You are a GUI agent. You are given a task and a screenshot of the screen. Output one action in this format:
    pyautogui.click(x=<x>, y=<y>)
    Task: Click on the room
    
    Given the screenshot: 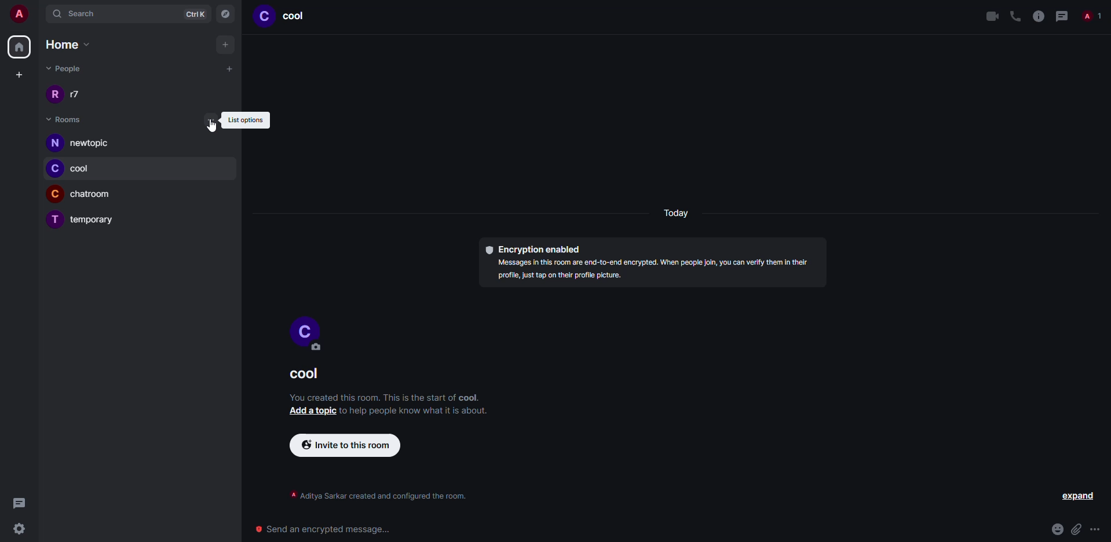 What is the action you would take?
    pyautogui.click(x=297, y=17)
    